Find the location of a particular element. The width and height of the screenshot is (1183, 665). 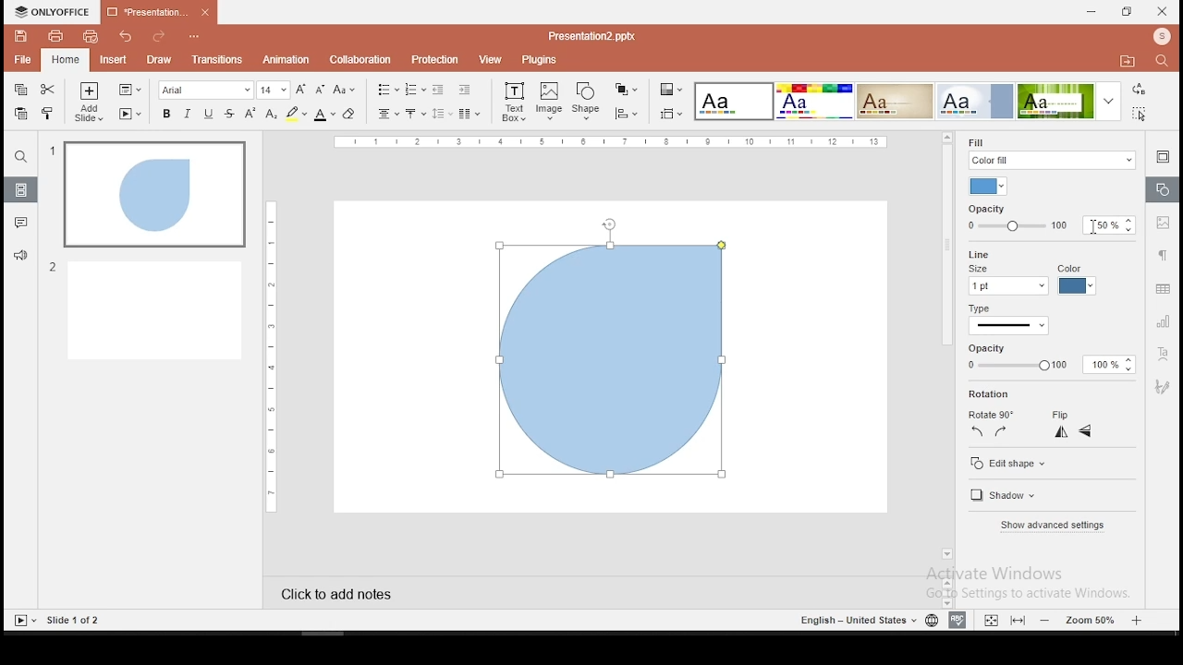

theme is located at coordinates (895, 100).